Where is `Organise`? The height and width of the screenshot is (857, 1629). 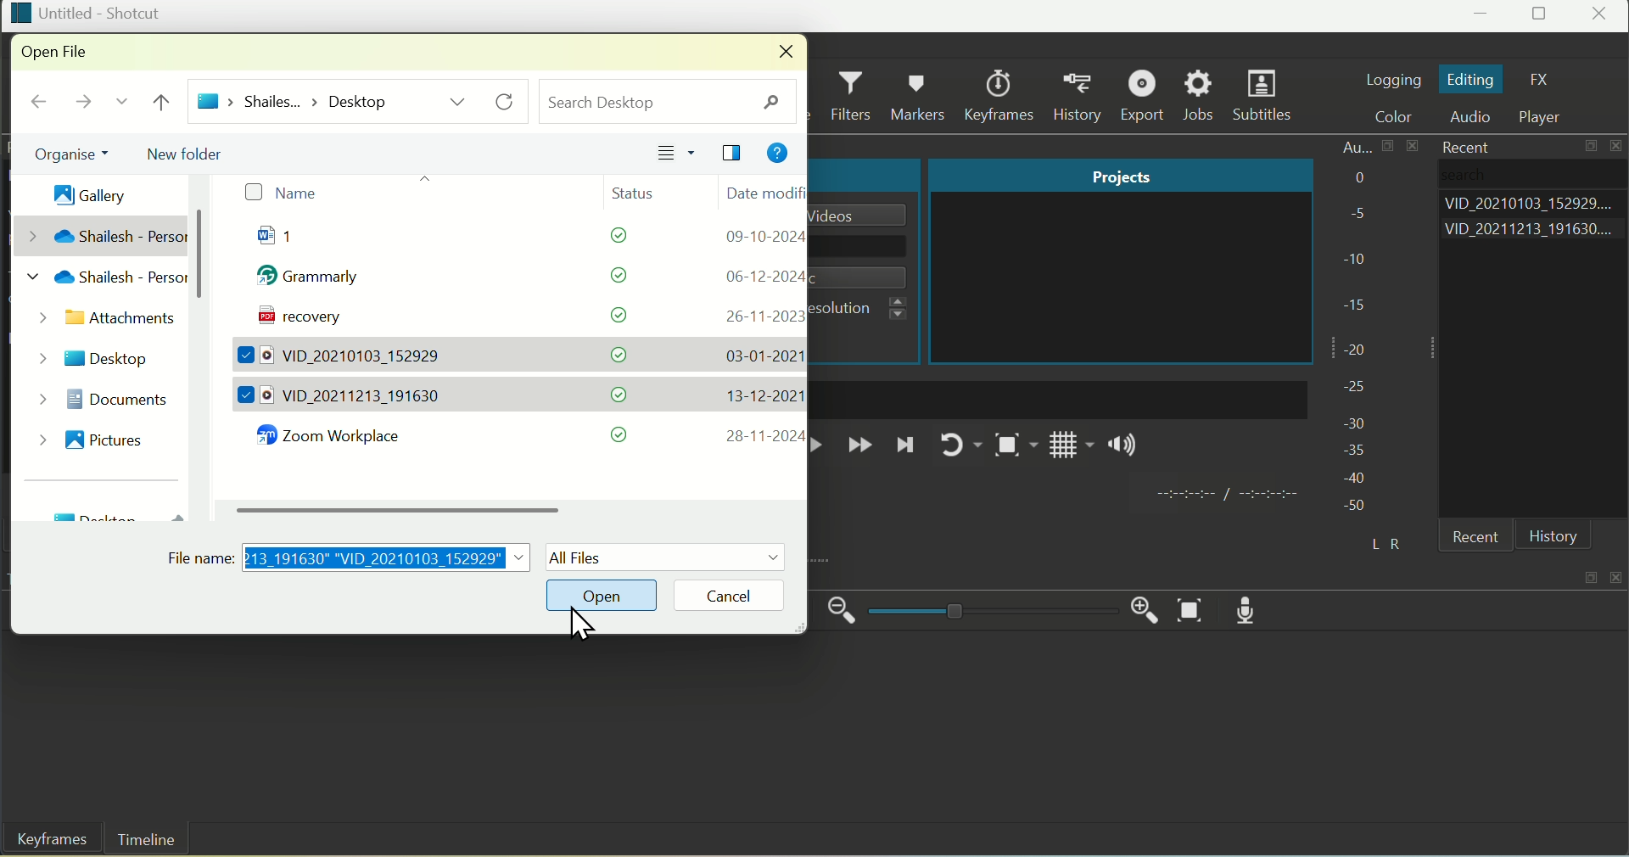
Organise is located at coordinates (64, 154).